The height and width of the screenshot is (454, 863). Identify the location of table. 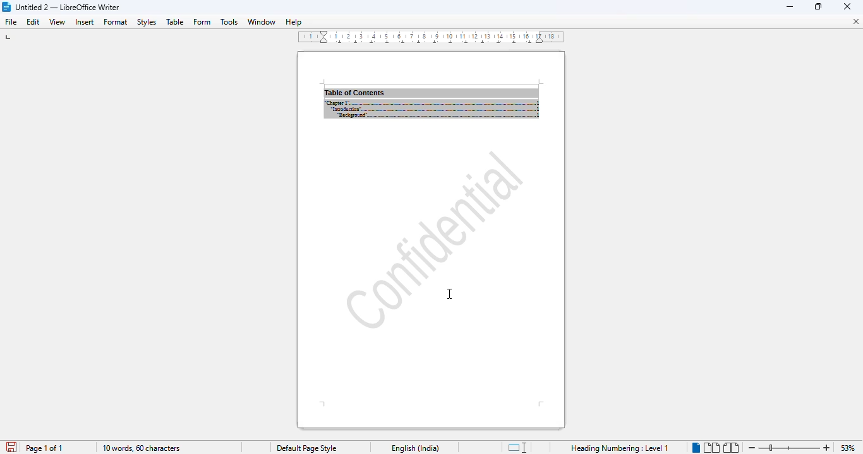
(175, 21).